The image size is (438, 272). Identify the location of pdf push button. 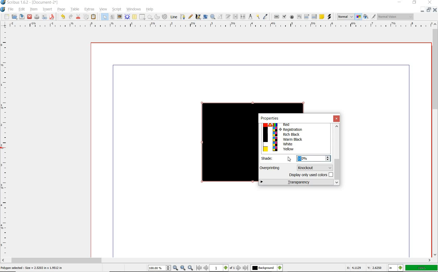
(276, 17).